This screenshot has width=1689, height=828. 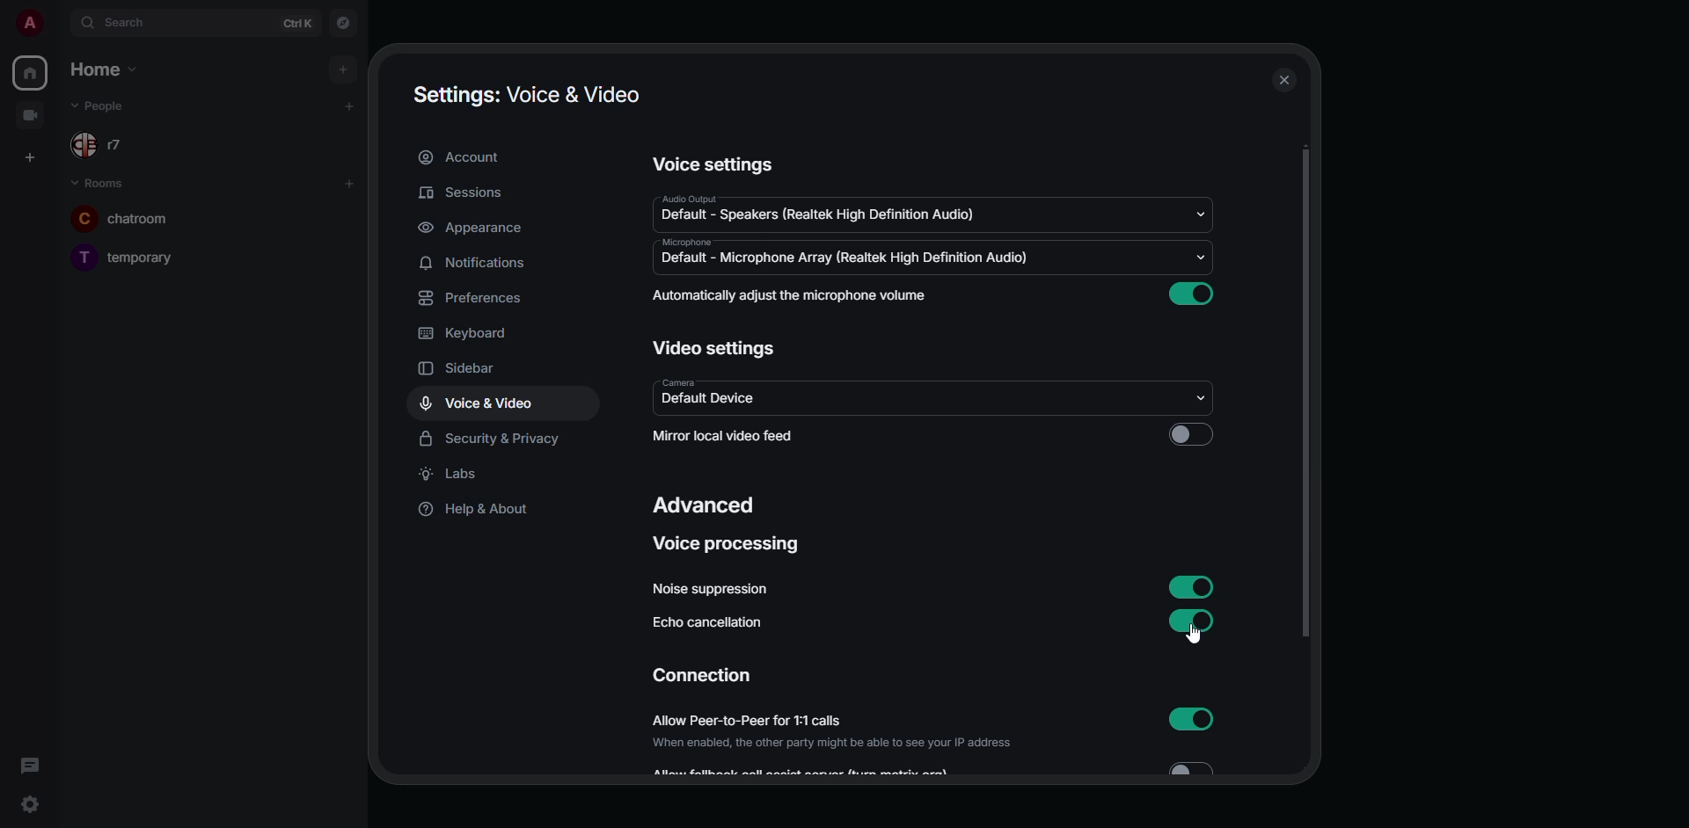 What do you see at coordinates (1283, 81) in the screenshot?
I see `close` at bounding box center [1283, 81].